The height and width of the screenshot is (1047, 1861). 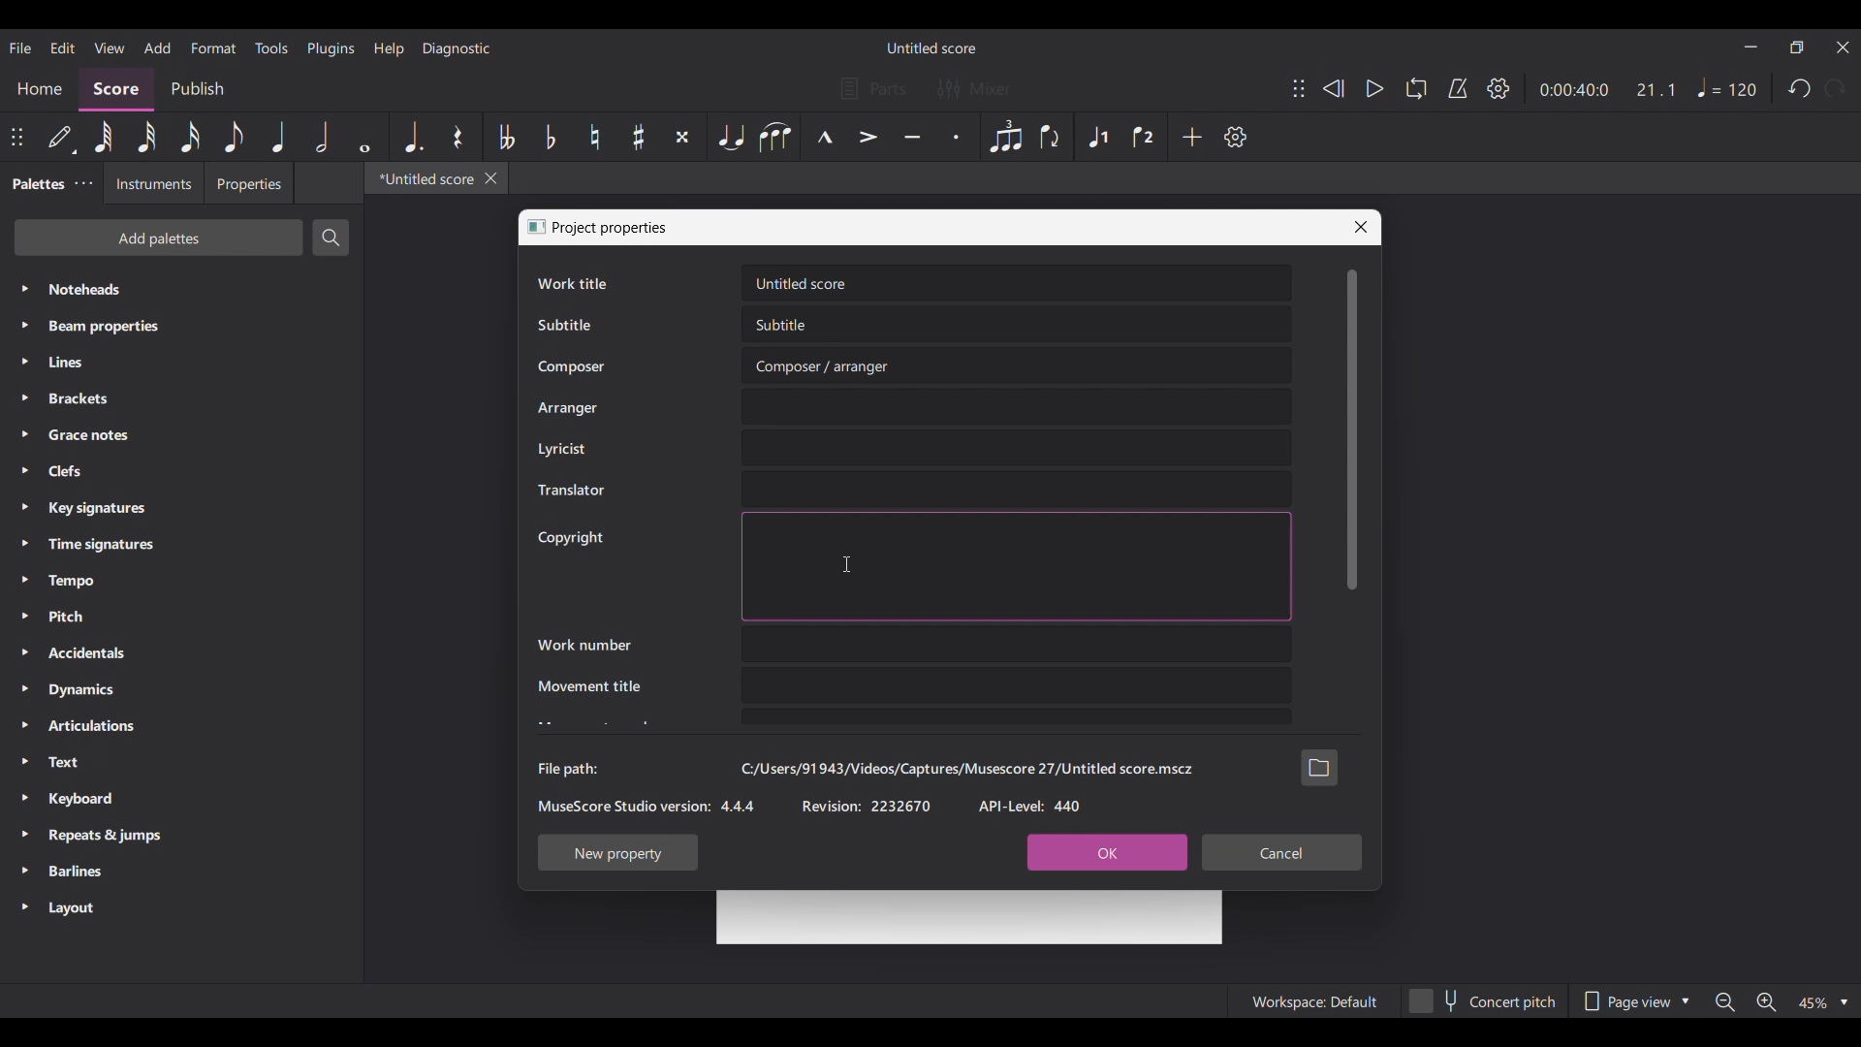 What do you see at coordinates (181, 690) in the screenshot?
I see `Dynamics` at bounding box center [181, 690].